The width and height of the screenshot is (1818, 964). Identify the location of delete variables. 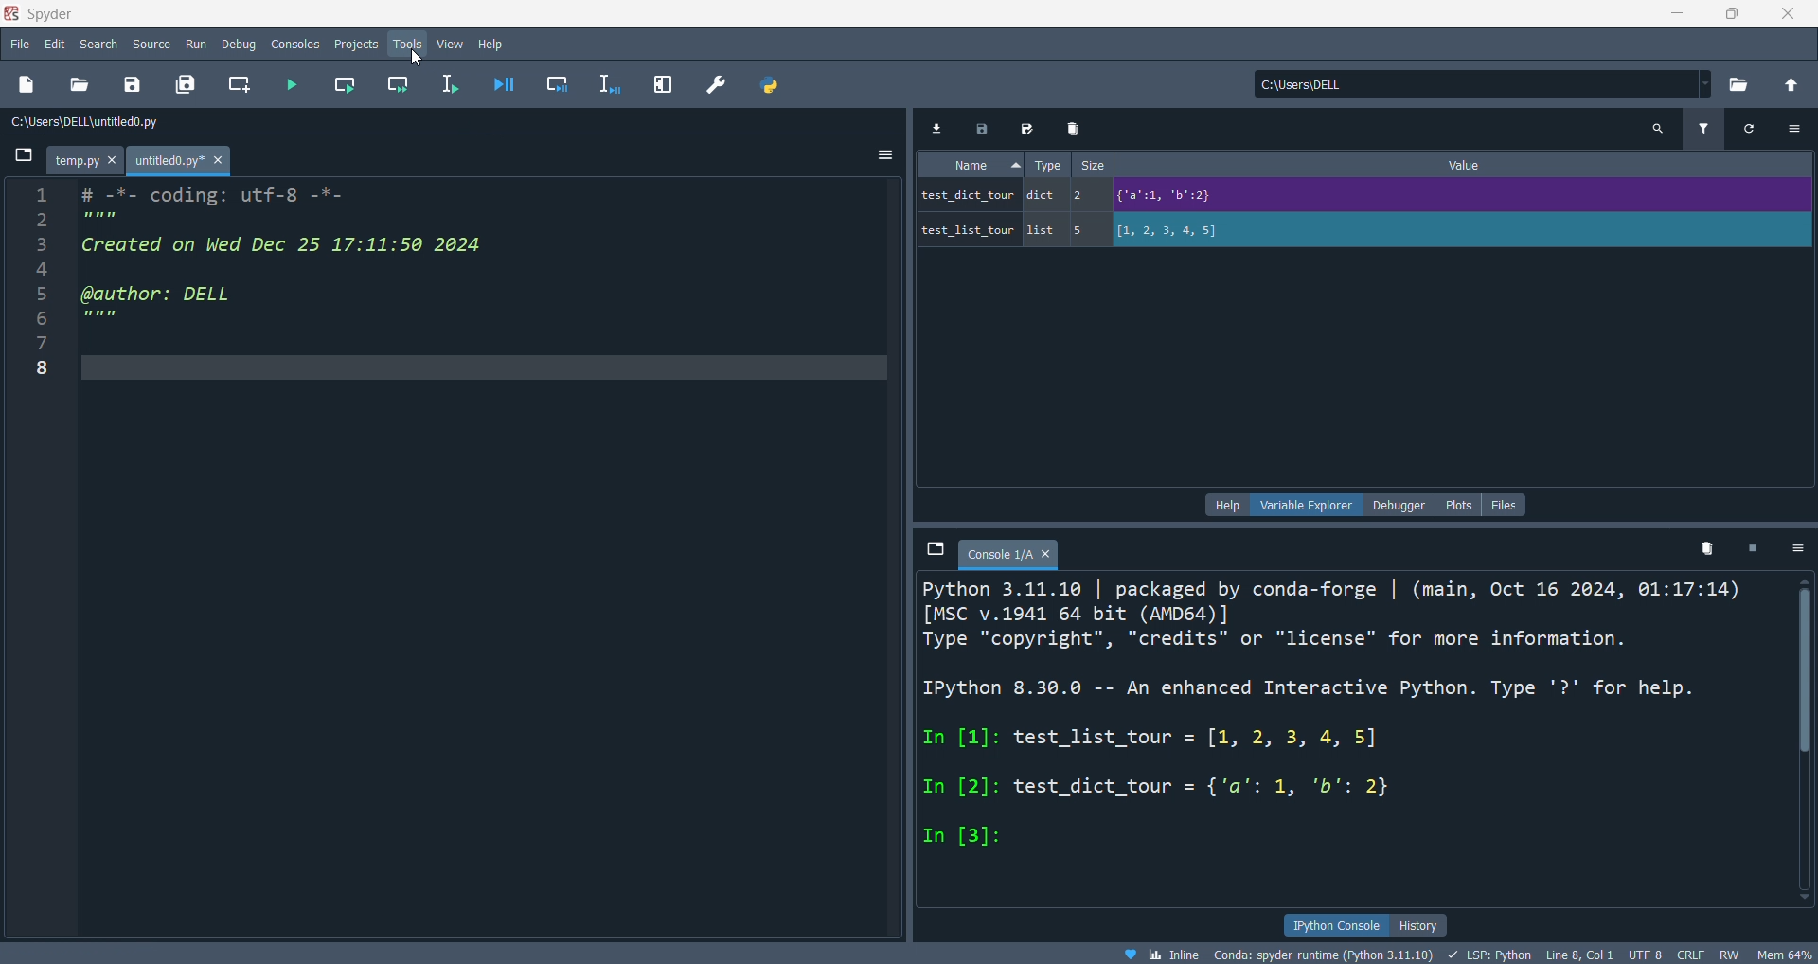
(1076, 130).